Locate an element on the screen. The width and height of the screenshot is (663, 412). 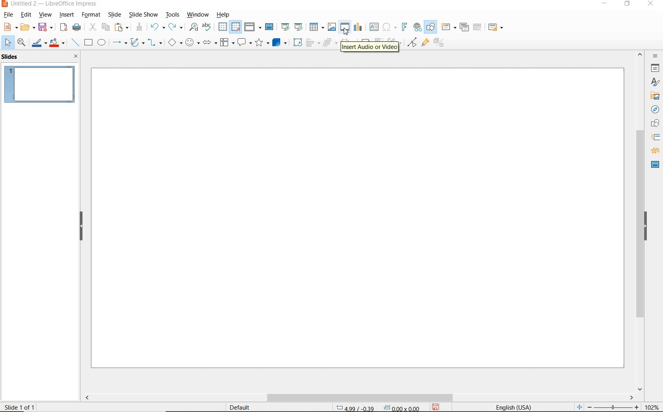
PASTE is located at coordinates (122, 27).